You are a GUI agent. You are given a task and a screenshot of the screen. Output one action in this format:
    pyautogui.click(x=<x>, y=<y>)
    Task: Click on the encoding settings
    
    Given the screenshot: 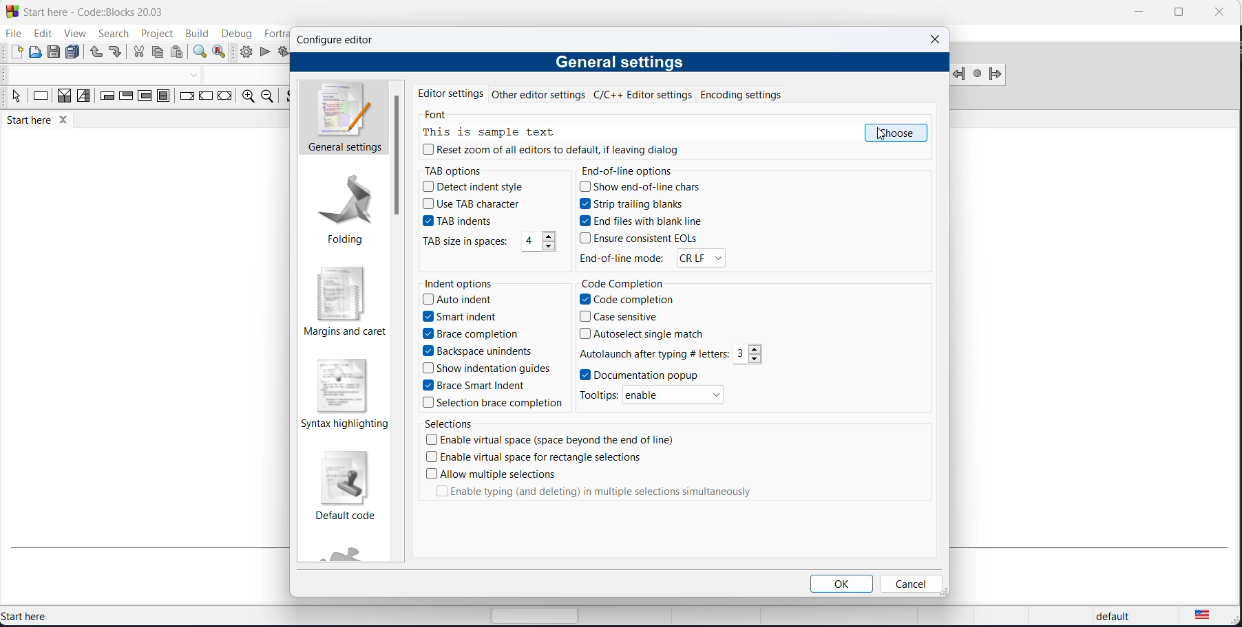 What is the action you would take?
    pyautogui.click(x=757, y=93)
    